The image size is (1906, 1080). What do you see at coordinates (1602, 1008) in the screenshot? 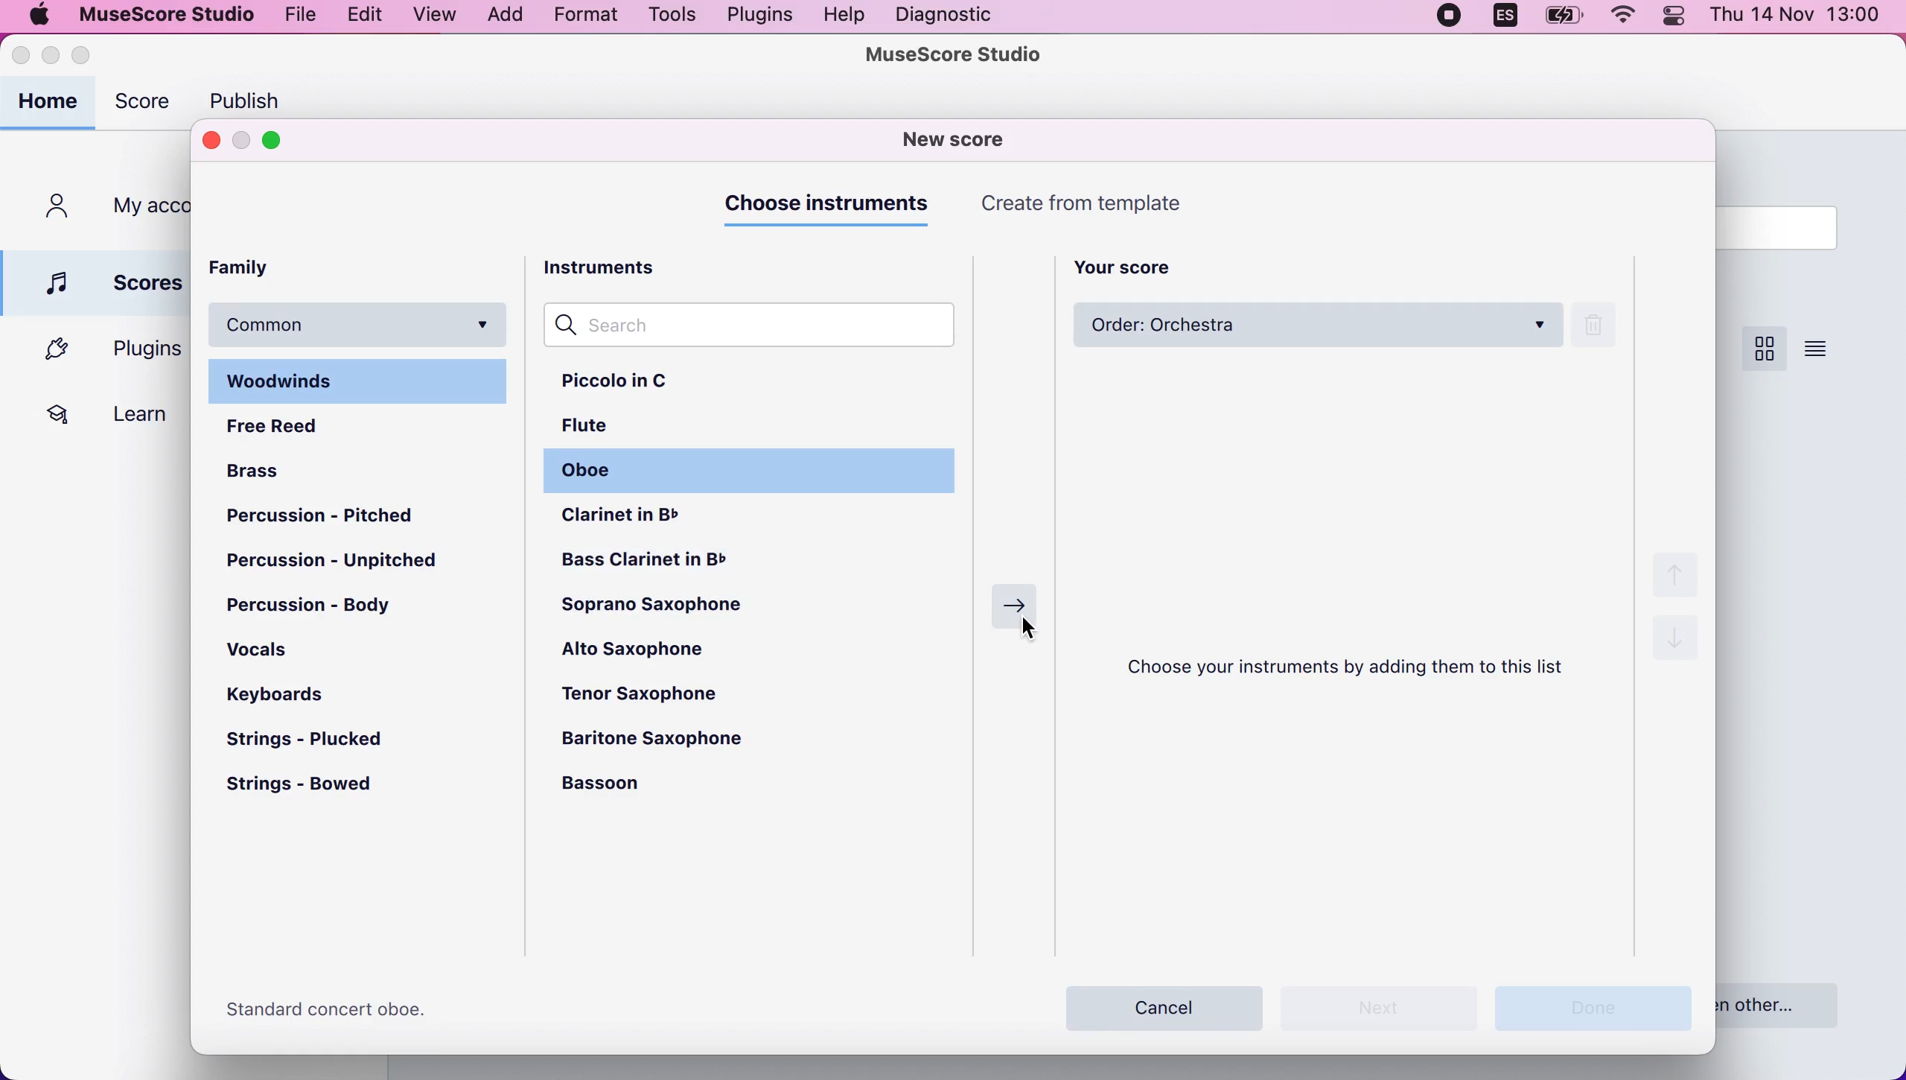
I see `done` at bounding box center [1602, 1008].